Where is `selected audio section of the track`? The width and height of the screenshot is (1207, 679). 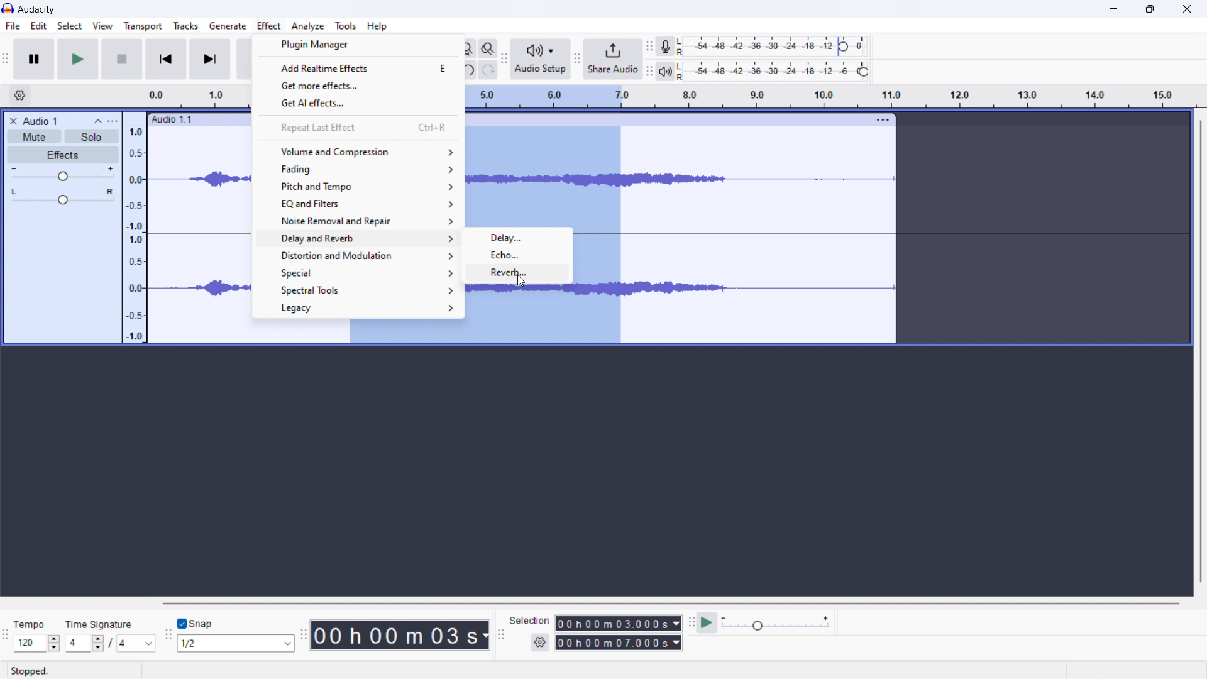
selected audio section of the track is located at coordinates (597, 233).